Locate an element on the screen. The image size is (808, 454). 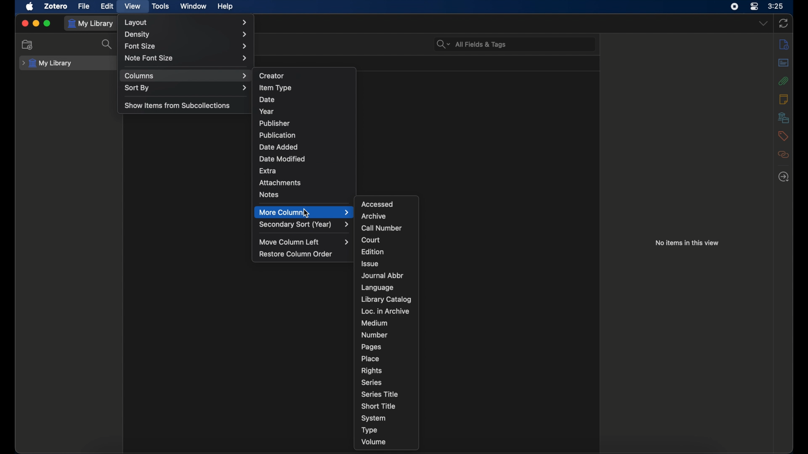
libraries is located at coordinates (784, 117).